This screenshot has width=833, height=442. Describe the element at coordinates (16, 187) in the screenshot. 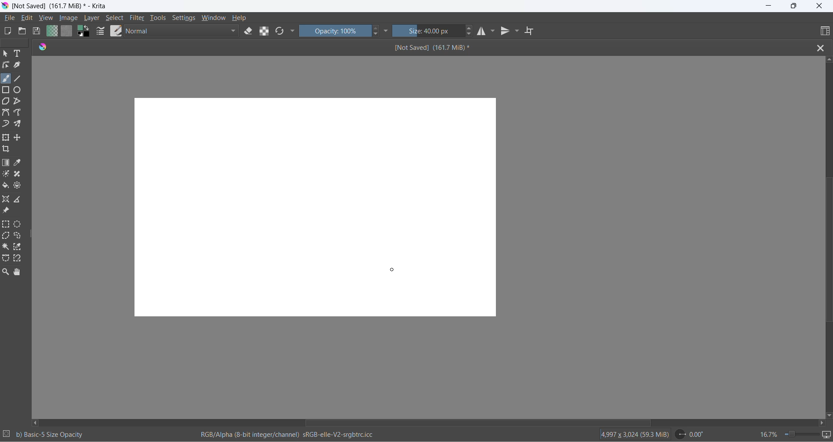

I see `enclose and fill tool` at that location.